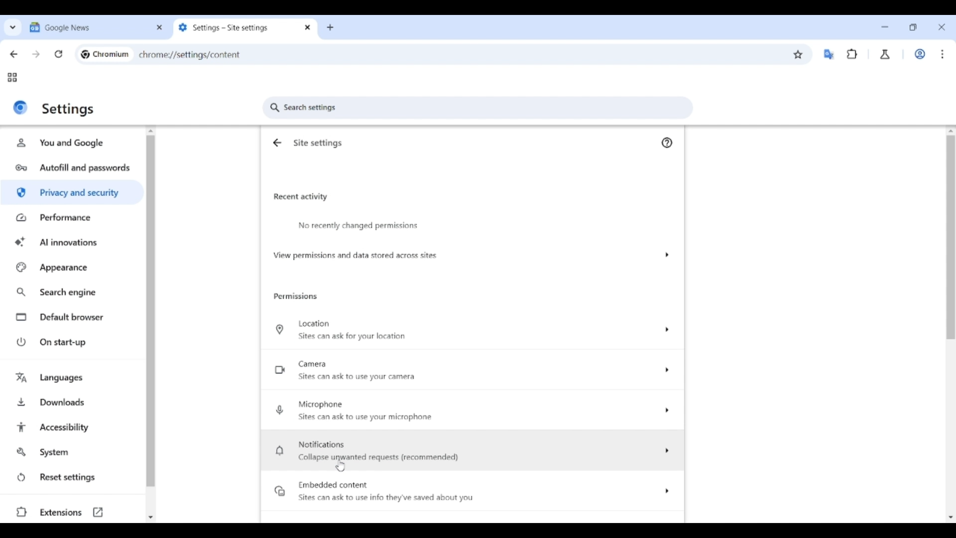 This screenshot has width=956, height=538. Describe the element at coordinates (509, 54) in the screenshot. I see `Search Google or enter web link` at that location.